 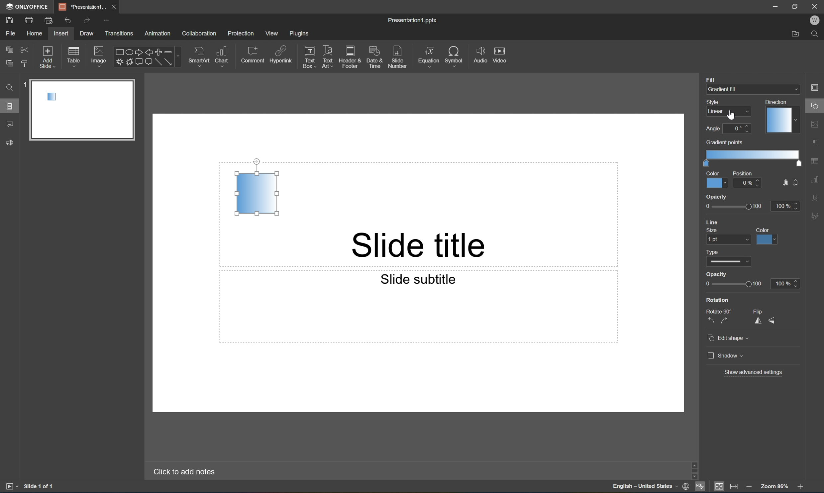 What do you see at coordinates (419, 280) in the screenshot?
I see `Slide subtitle` at bounding box center [419, 280].